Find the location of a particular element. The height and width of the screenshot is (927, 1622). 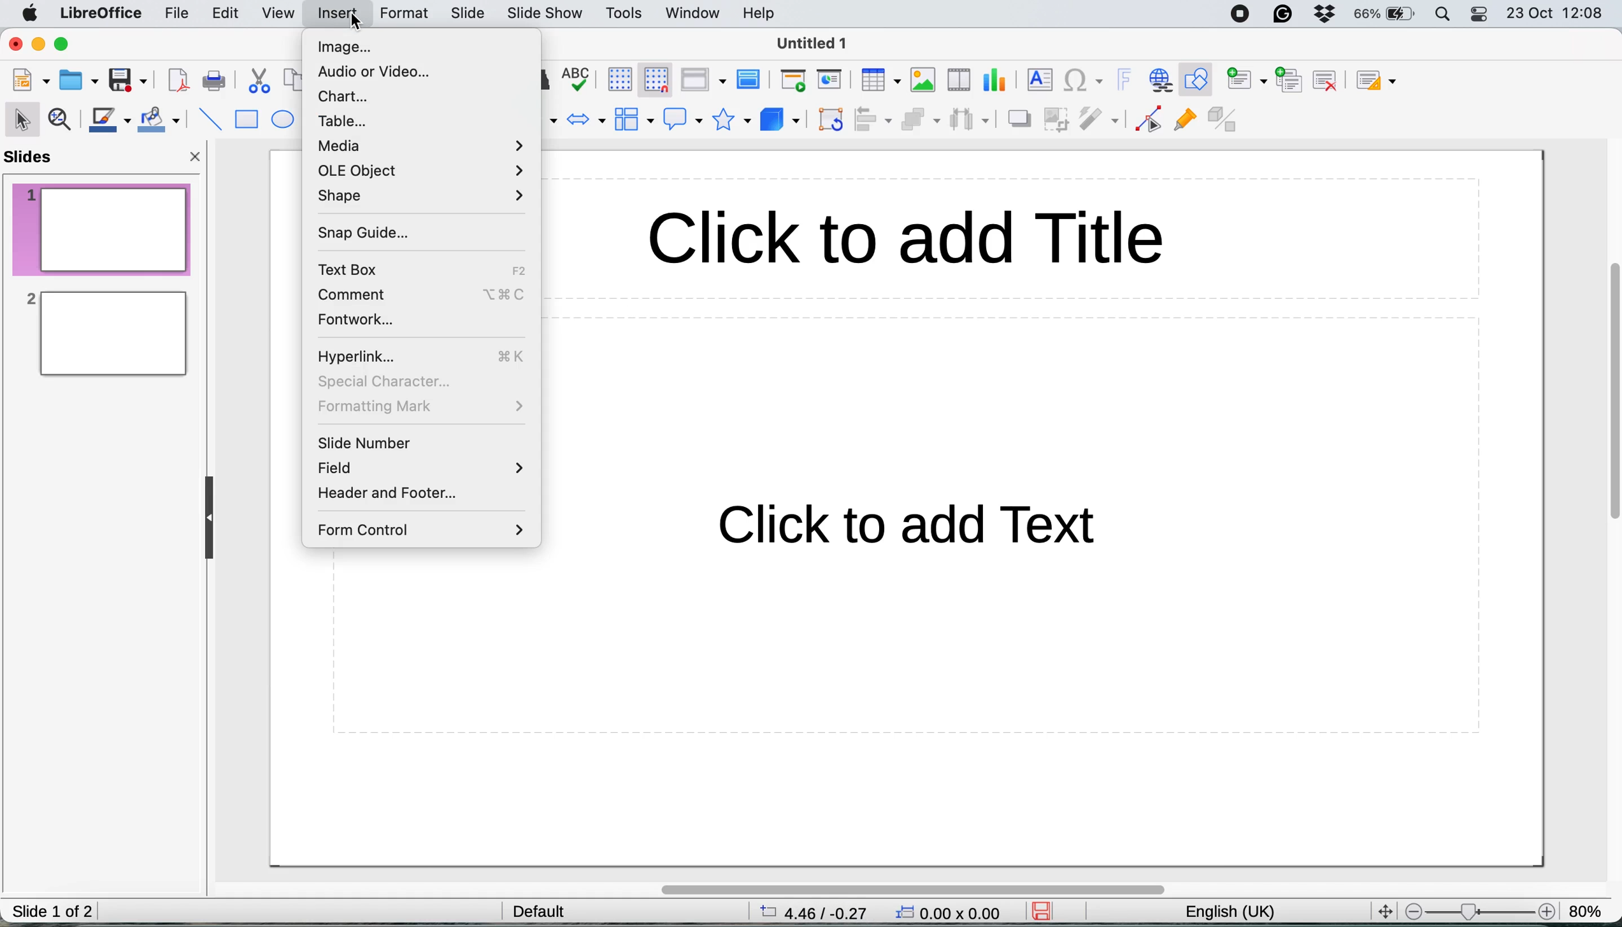

new slide is located at coordinates (1246, 81).